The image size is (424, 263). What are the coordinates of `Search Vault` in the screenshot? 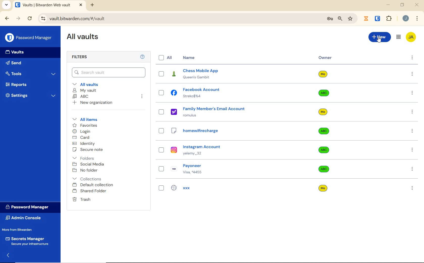 It's located at (109, 72).